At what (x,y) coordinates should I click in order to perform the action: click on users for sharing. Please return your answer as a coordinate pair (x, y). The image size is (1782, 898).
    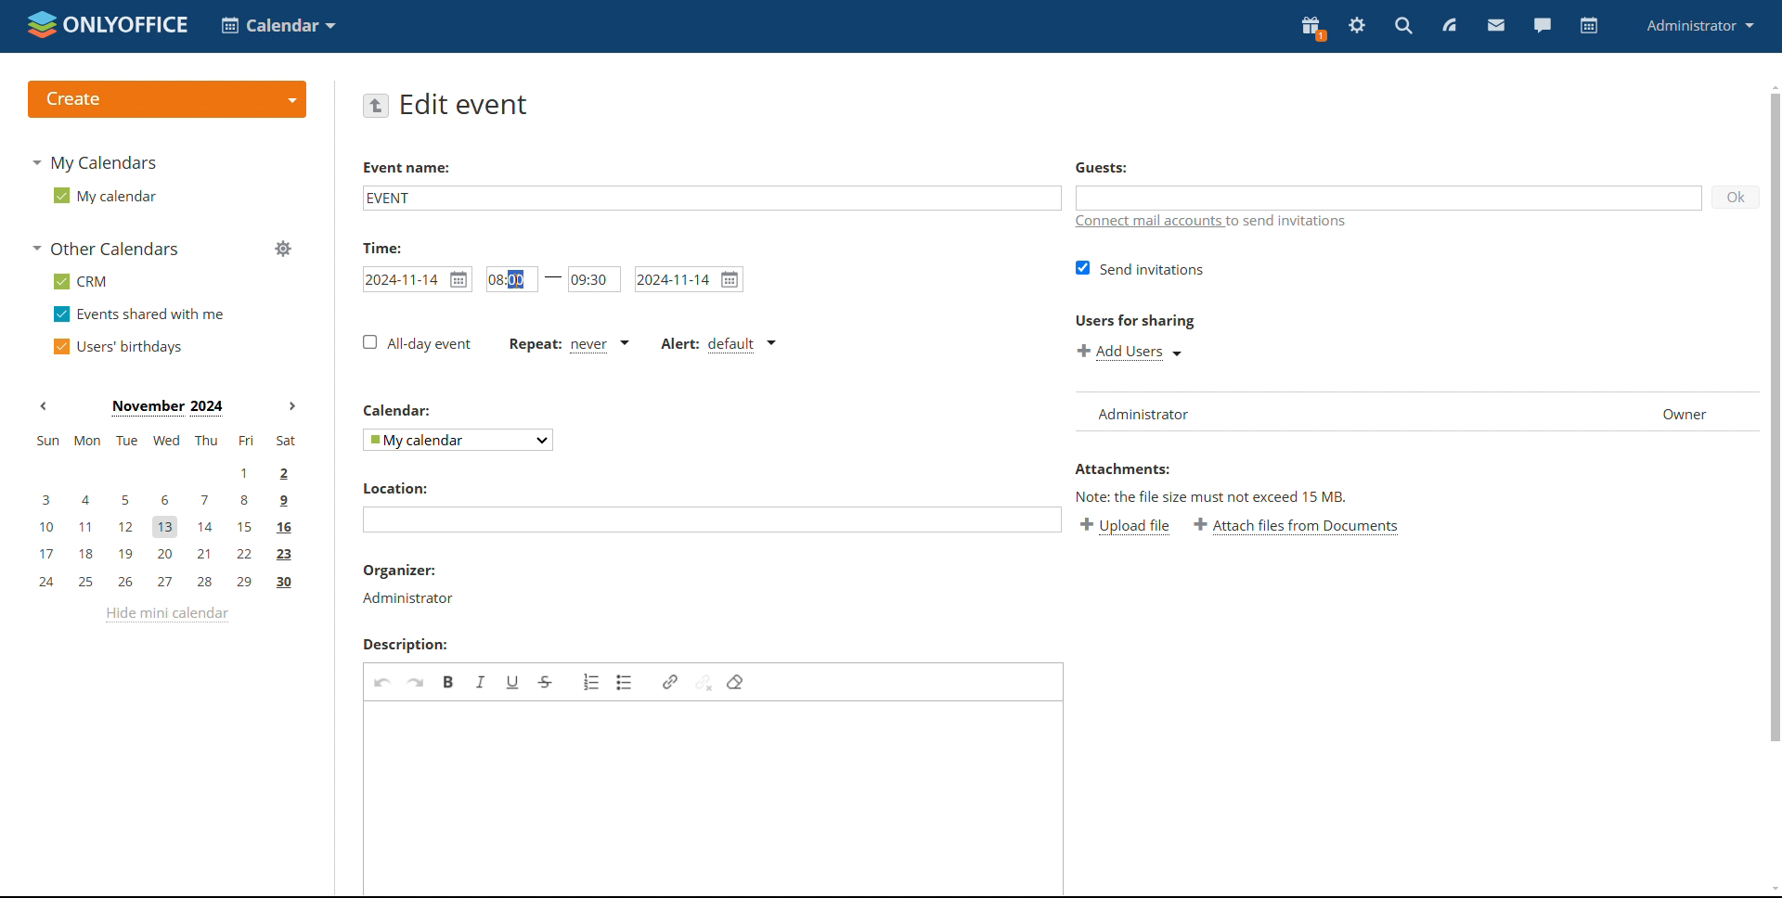
    Looking at the image, I should click on (1133, 323).